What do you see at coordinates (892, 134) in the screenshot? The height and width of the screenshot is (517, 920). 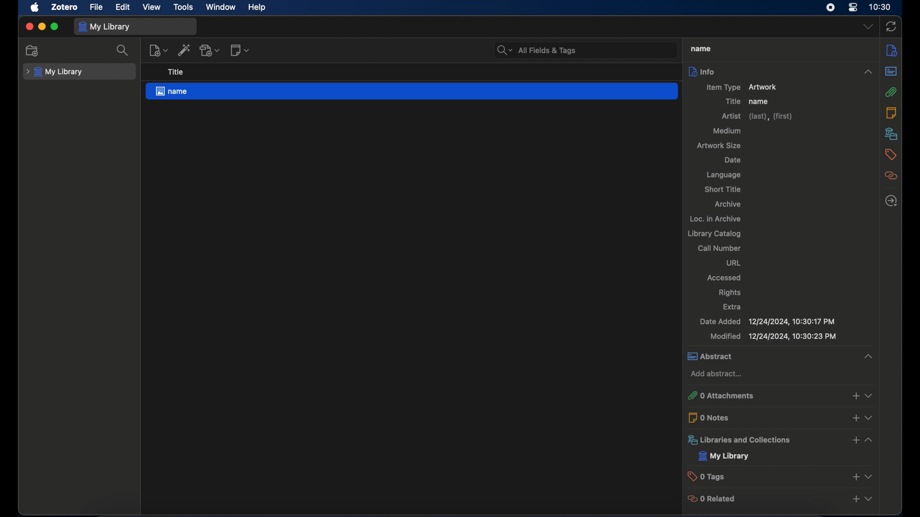 I see `libraries` at bounding box center [892, 134].